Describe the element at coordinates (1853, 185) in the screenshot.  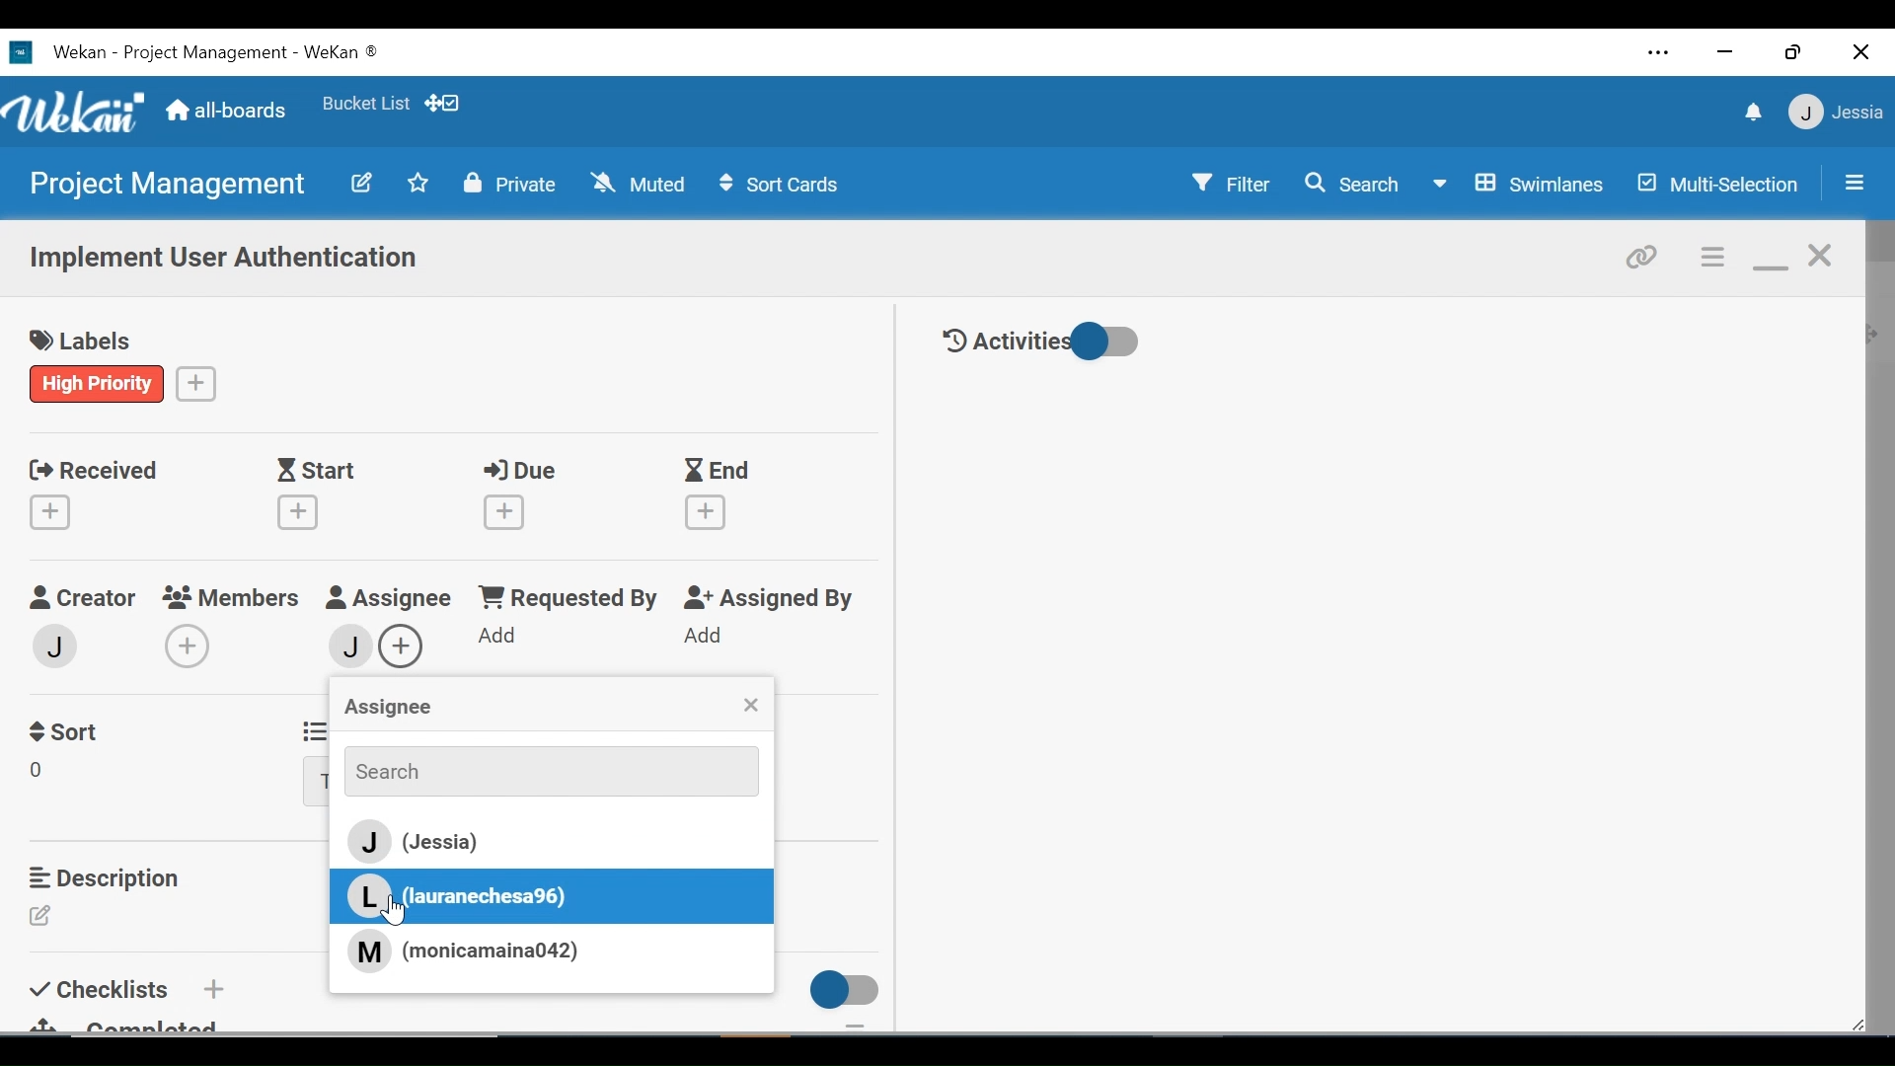
I see `Open/Close Sidebar` at that location.